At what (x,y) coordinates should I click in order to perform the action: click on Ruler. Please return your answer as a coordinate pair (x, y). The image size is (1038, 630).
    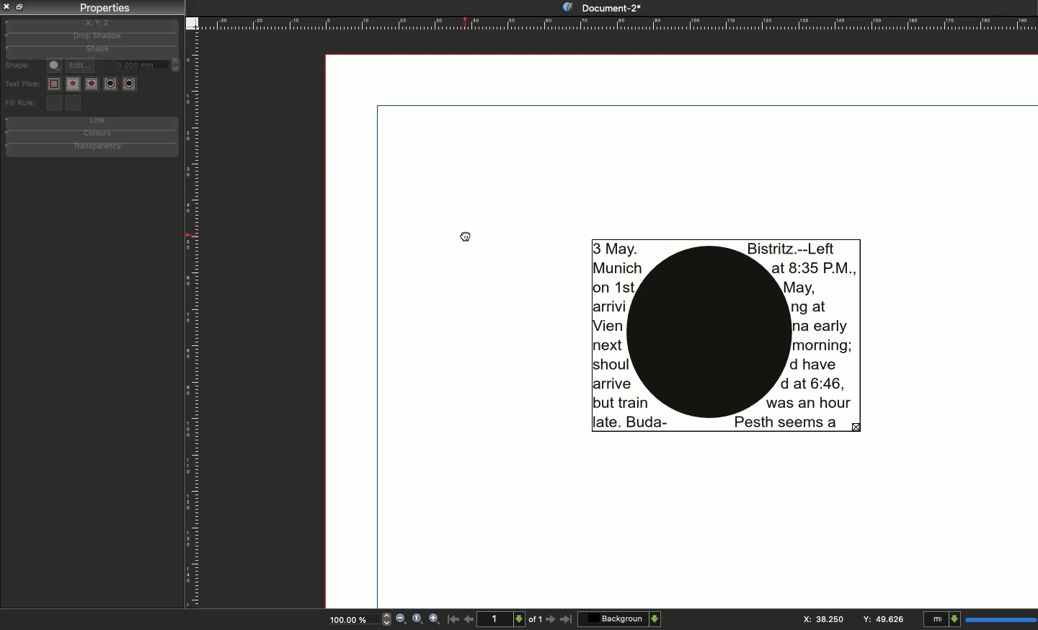
    Looking at the image, I should click on (191, 322).